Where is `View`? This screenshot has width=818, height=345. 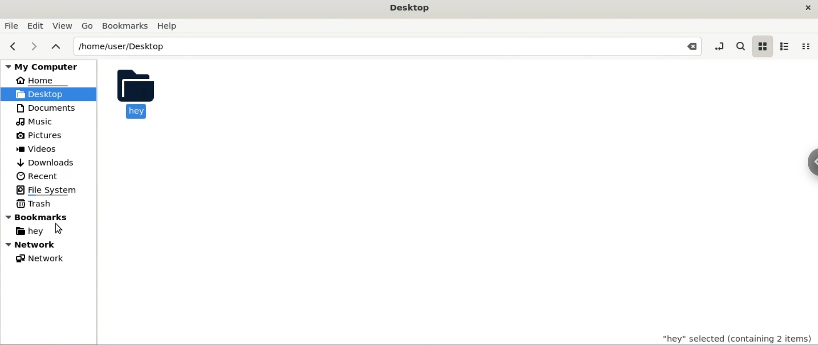 View is located at coordinates (63, 25).